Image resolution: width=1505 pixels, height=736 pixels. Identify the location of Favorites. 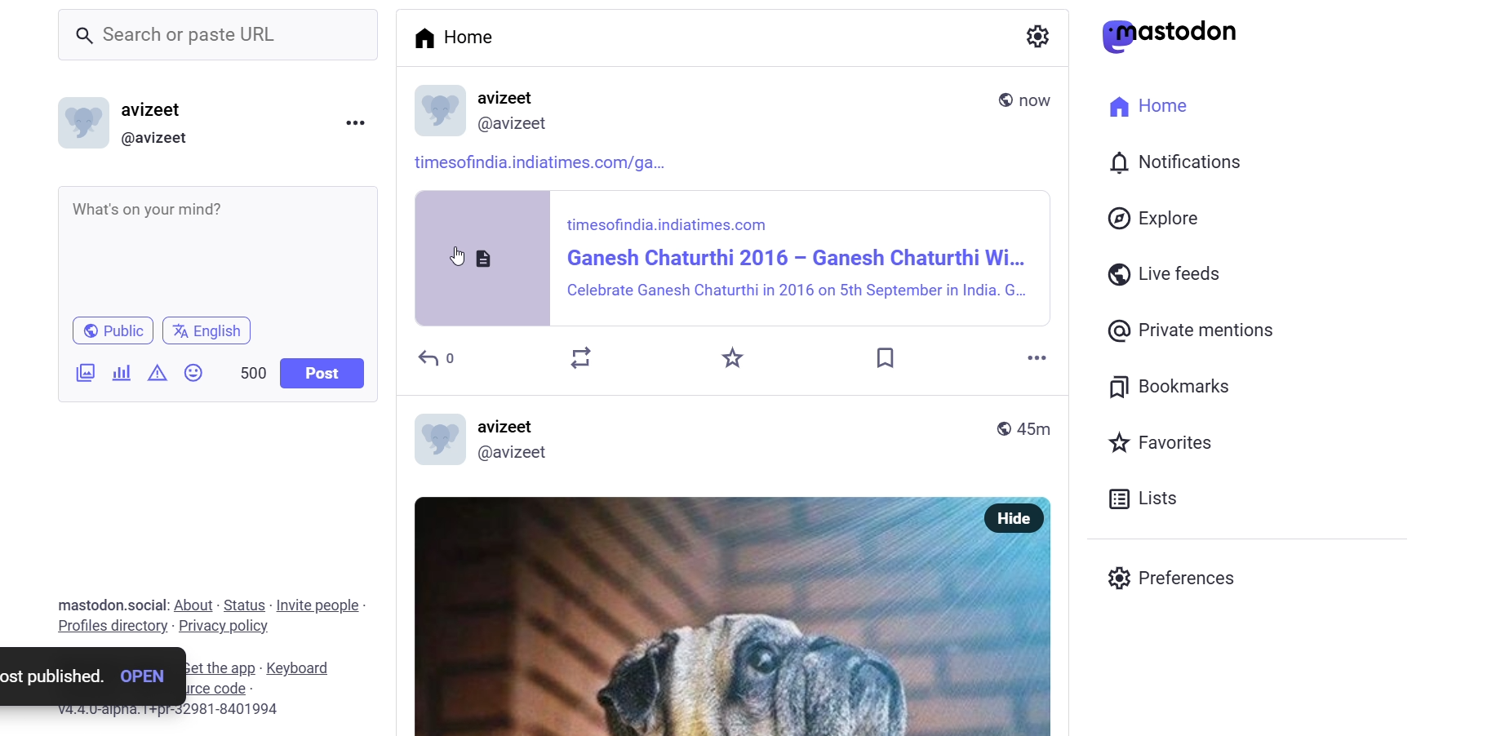
(1165, 446).